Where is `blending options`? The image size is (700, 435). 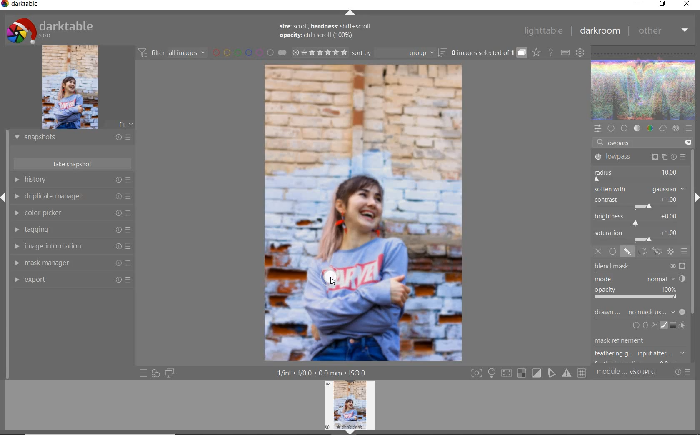 blending options is located at coordinates (684, 251).